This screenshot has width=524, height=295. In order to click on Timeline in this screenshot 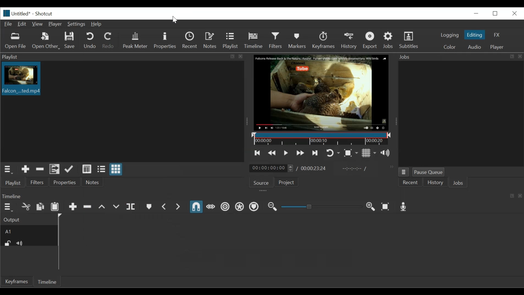, I will do `click(254, 40)`.